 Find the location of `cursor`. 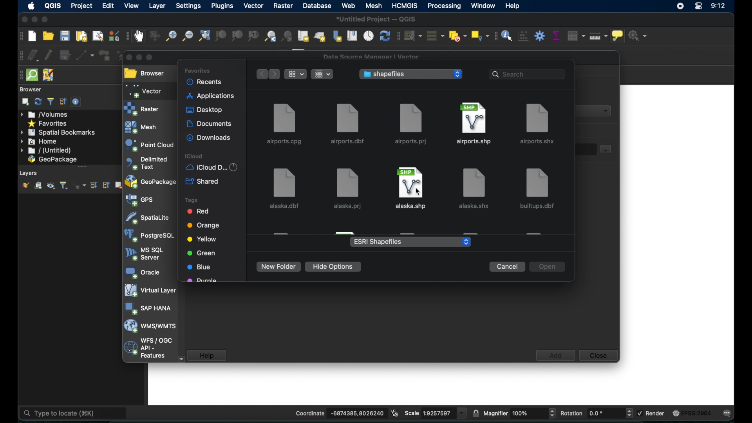

cursor is located at coordinates (419, 193).